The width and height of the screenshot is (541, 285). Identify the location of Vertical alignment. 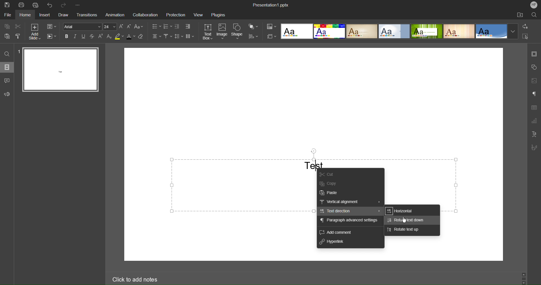
(350, 202).